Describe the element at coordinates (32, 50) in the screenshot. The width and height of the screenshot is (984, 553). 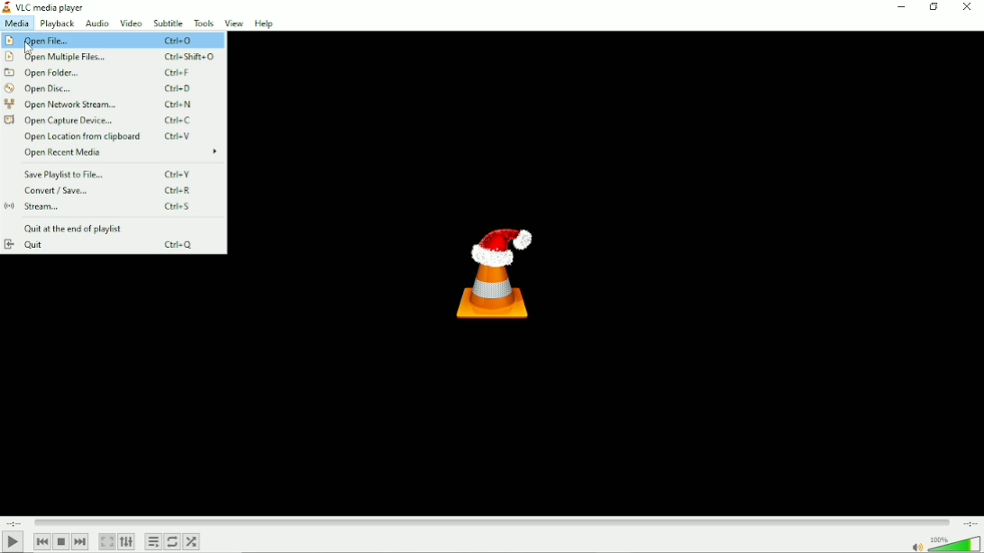
I see `cursor` at that location.